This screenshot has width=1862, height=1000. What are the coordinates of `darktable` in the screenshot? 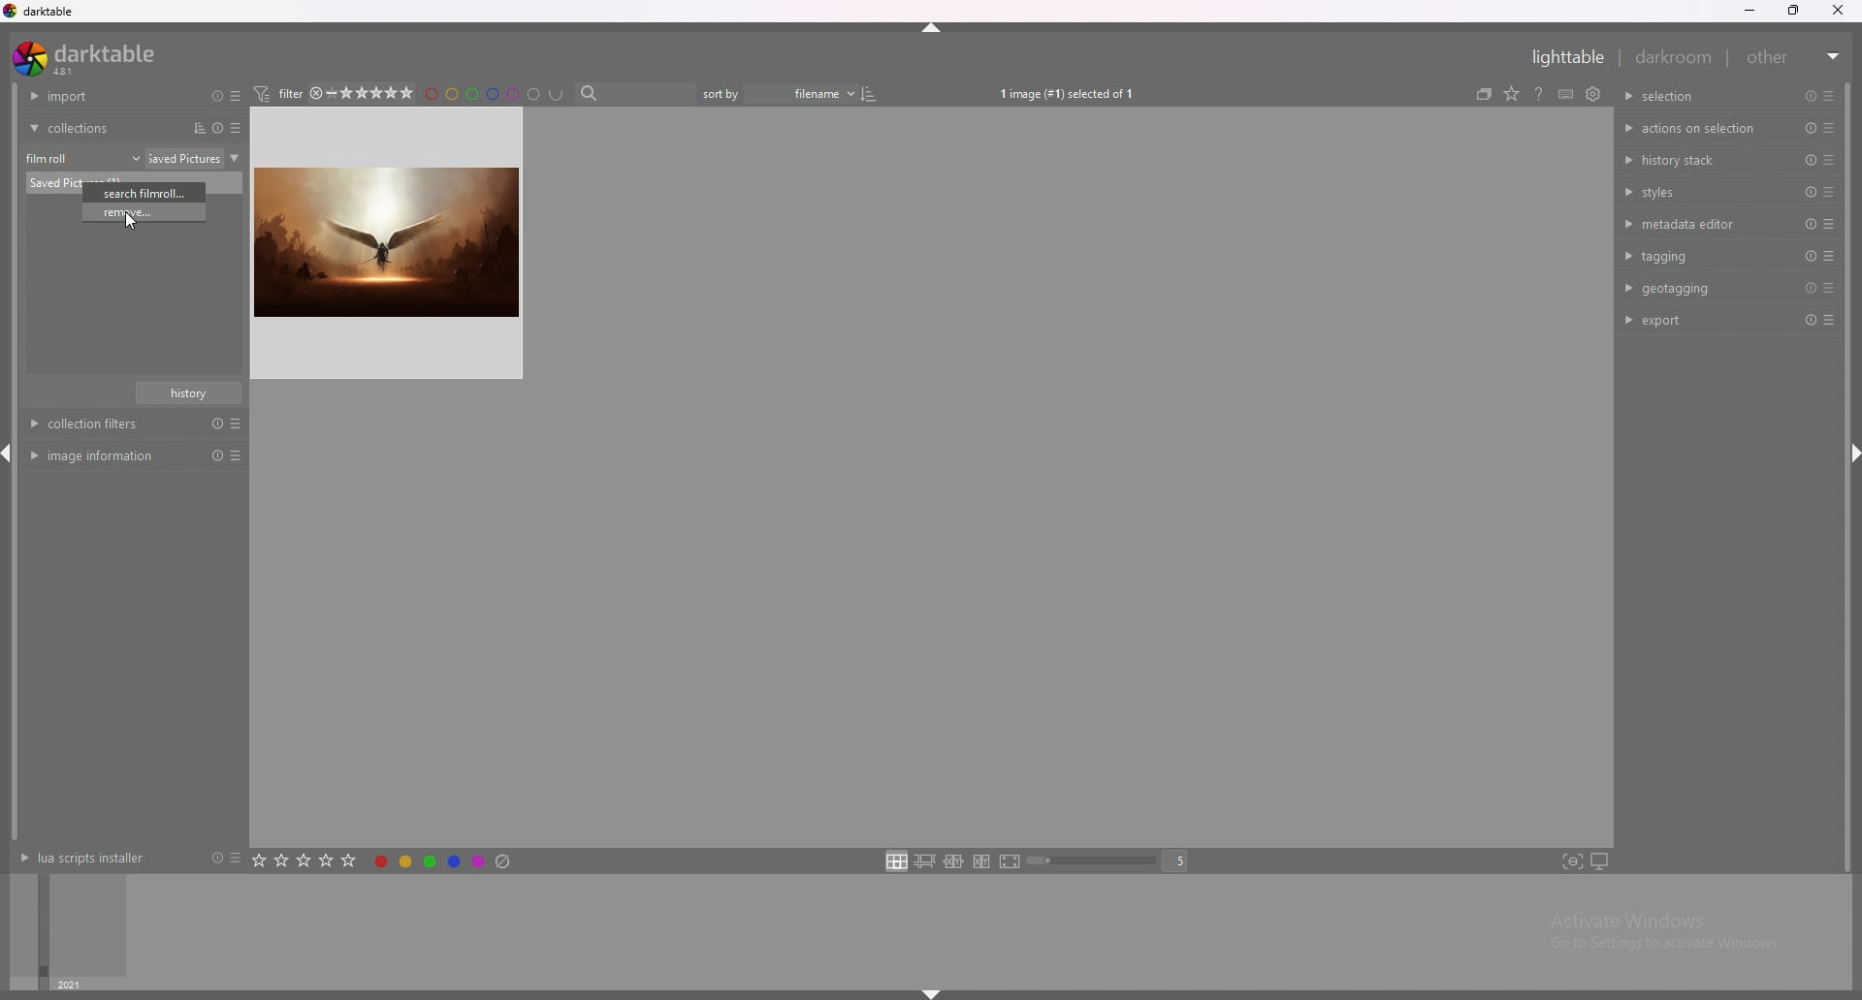 It's located at (88, 58).